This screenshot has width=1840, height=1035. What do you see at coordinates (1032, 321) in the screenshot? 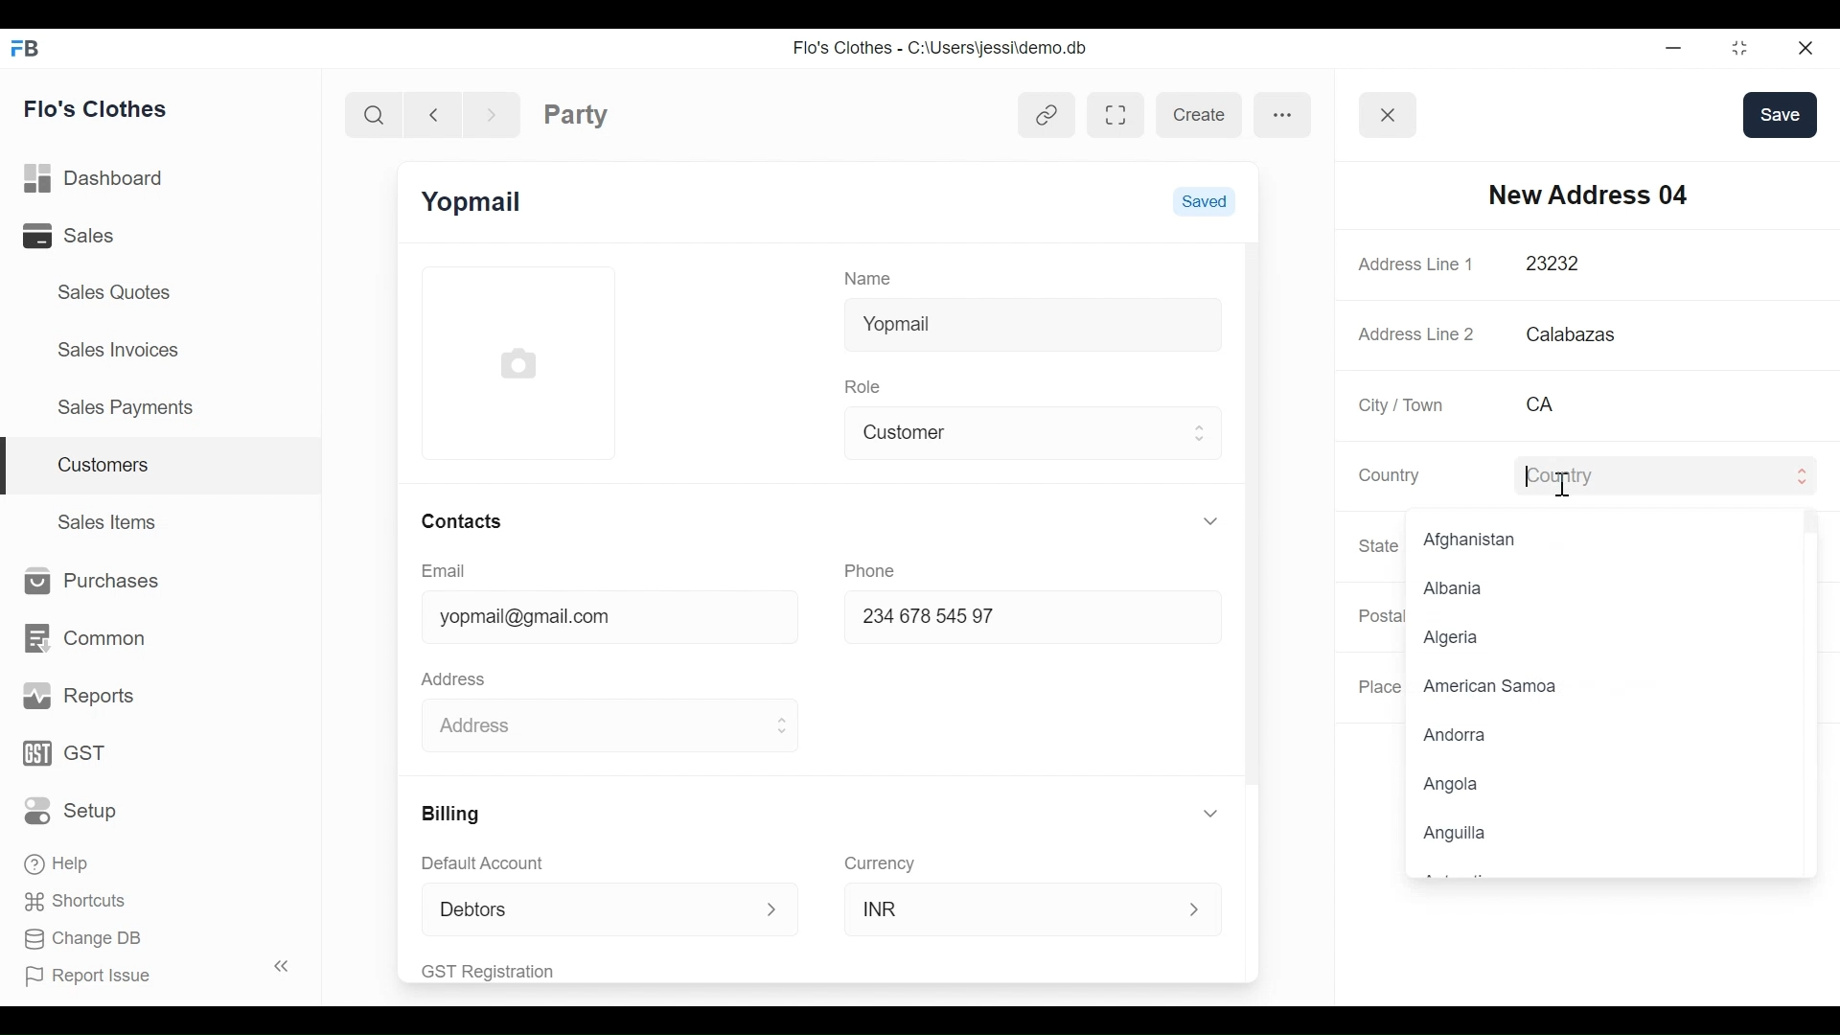
I see `Yopmail` at bounding box center [1032, 321].